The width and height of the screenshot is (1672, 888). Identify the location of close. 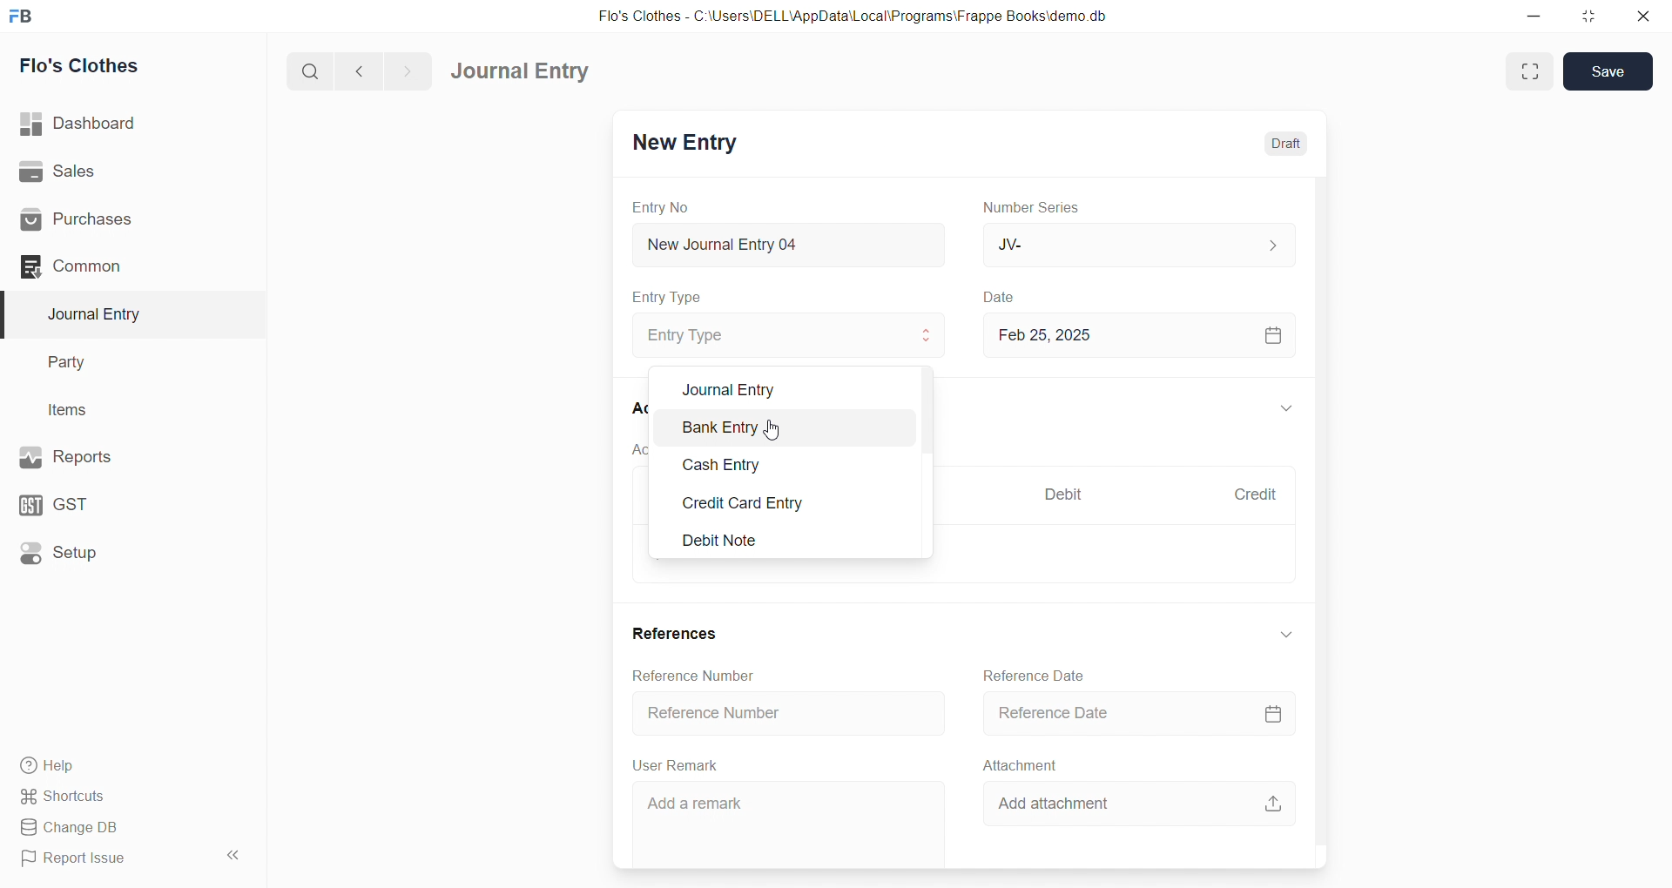
(1642, 16).